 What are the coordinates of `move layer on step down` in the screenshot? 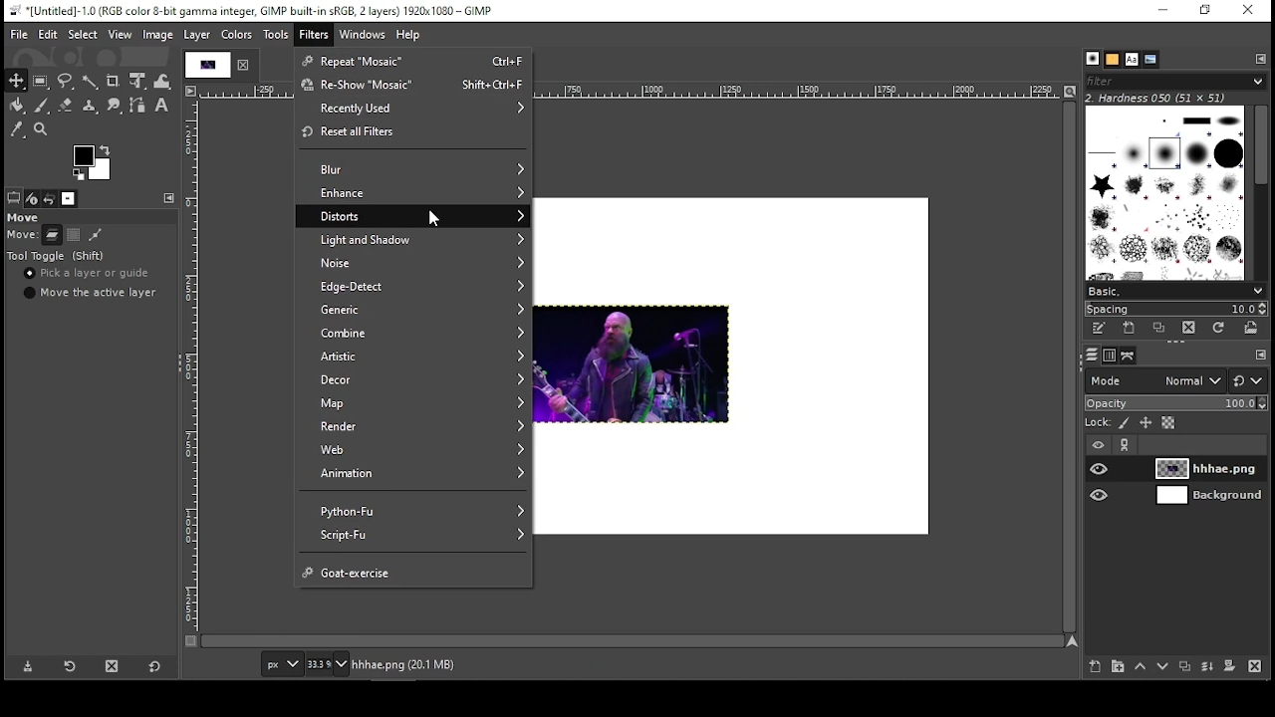 It's located at (1162, 667).